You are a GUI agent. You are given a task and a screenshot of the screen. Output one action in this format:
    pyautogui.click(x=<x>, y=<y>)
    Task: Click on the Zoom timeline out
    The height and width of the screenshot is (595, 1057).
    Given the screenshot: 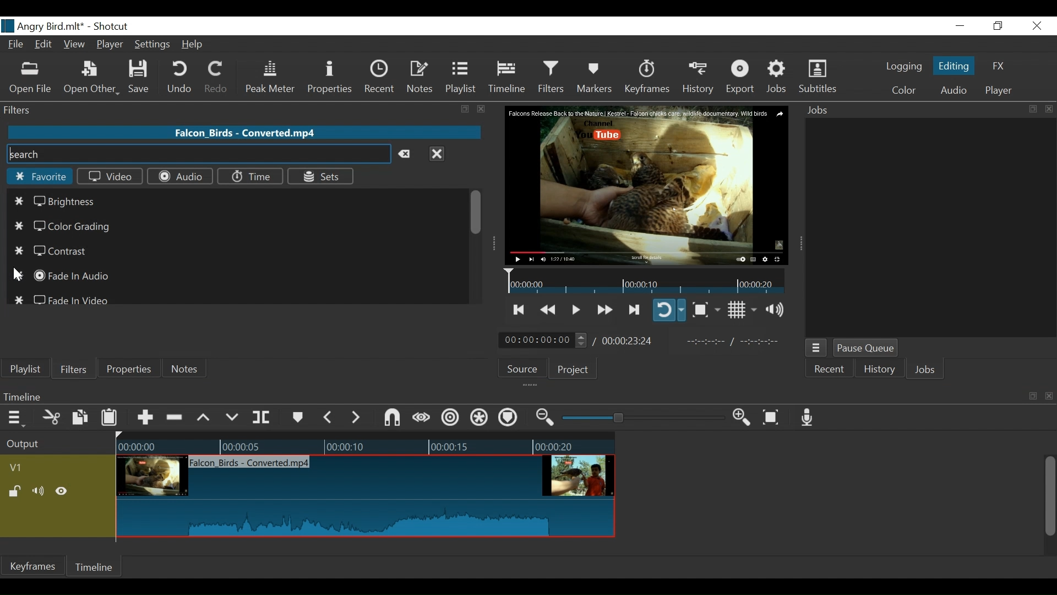 What is the action you would take?
    pyautogui.click(x=547, y=418)
    